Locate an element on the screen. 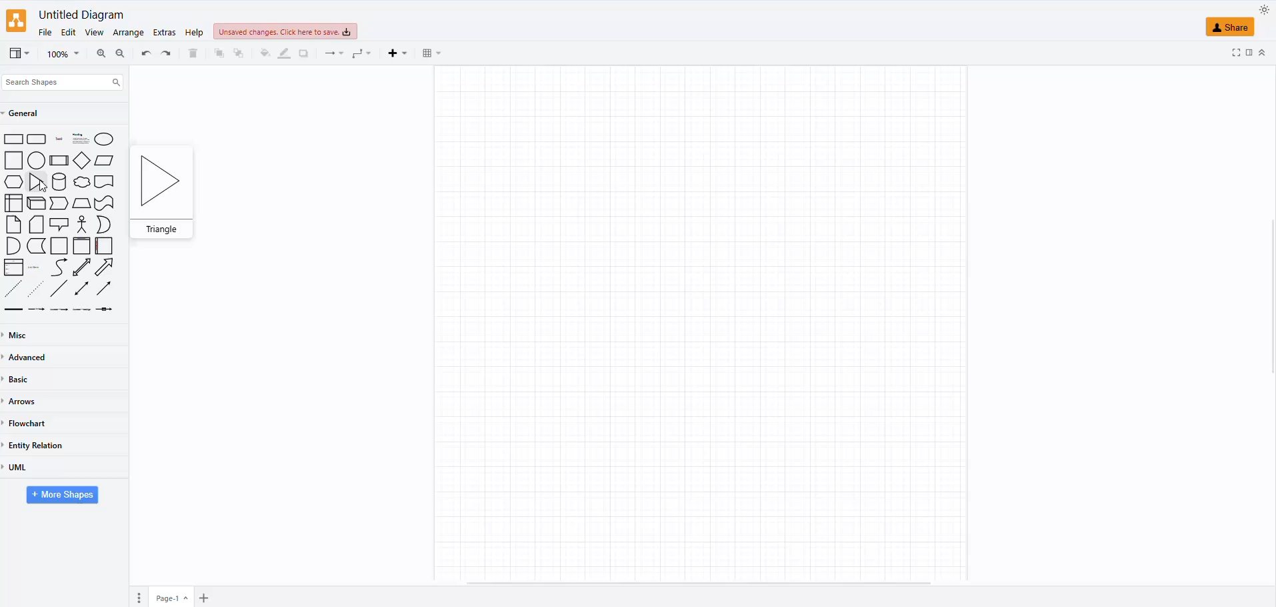  Rounded Box is located at coordinates (37, 139).